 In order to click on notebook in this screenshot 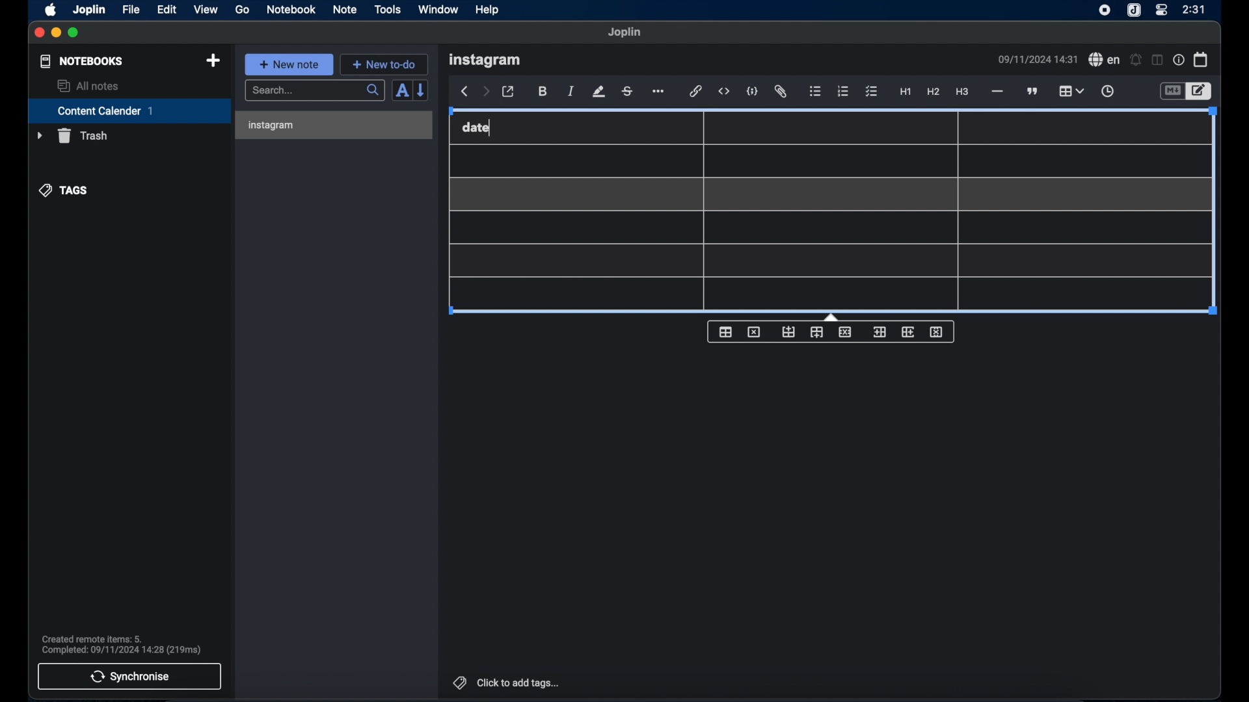, I will do `click(290, 9)`.